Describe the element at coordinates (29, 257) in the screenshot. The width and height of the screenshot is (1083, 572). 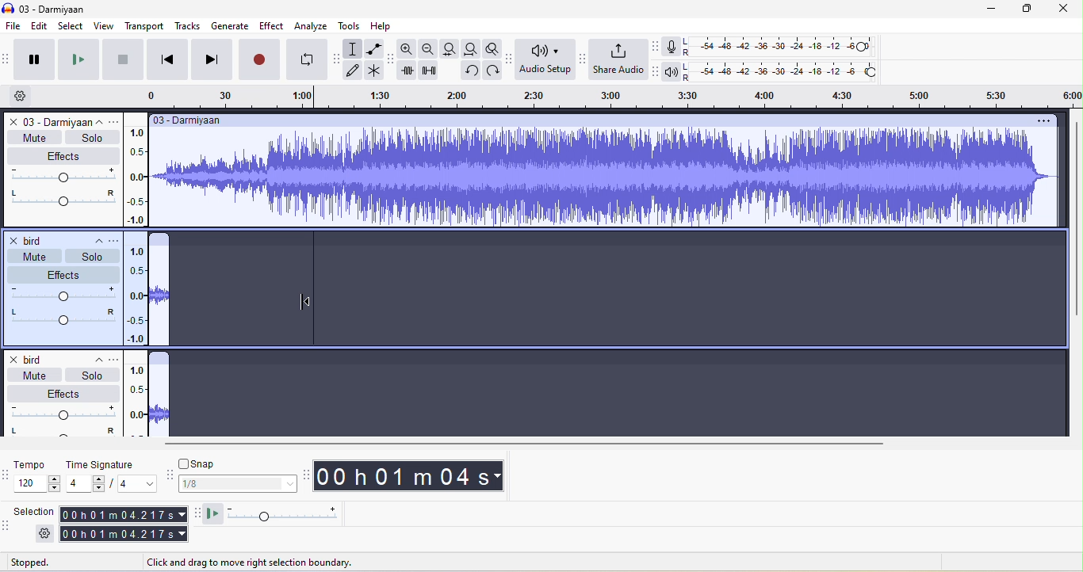
I see `mute` at that location.